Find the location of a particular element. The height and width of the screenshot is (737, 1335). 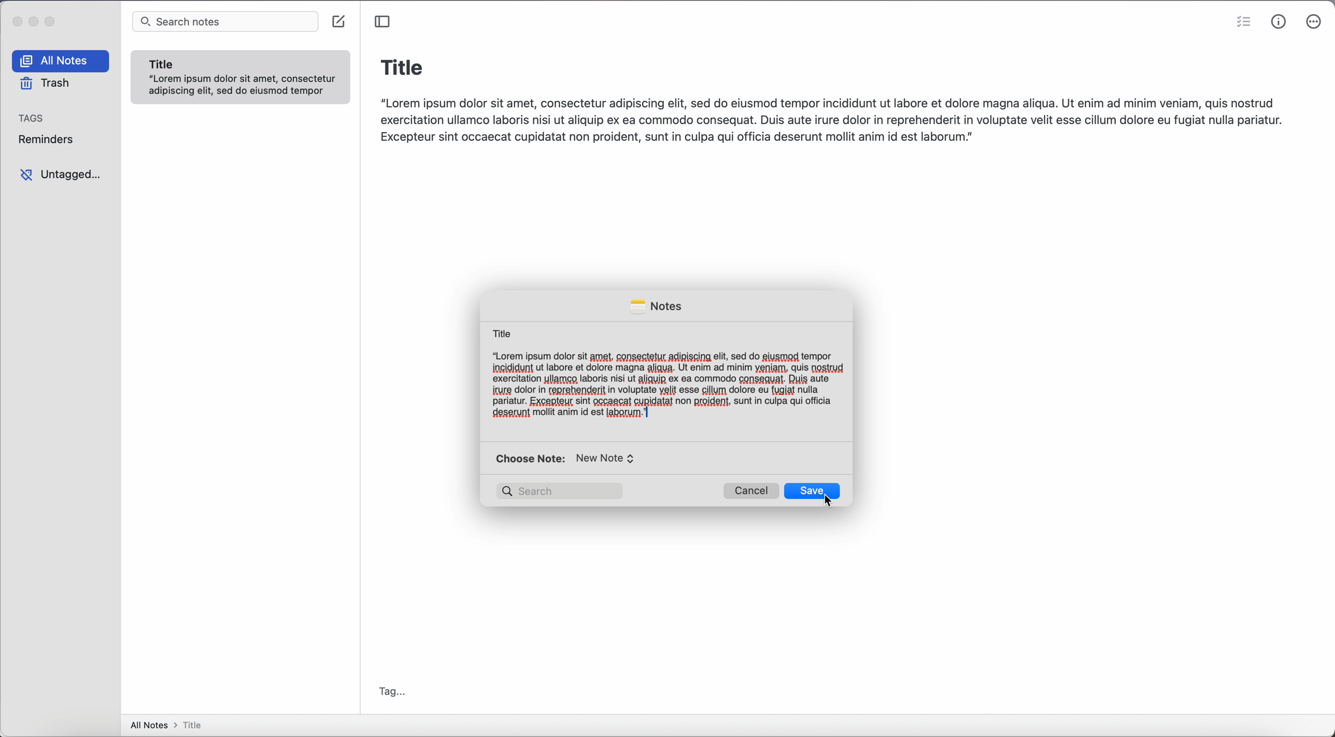

note is located at coordinates (241, 78).